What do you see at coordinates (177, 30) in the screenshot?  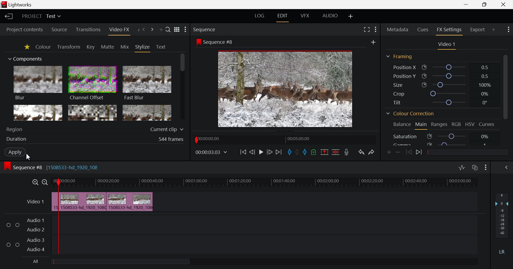 I see `Toggle between list and title view` at bounding box center [177, 30].